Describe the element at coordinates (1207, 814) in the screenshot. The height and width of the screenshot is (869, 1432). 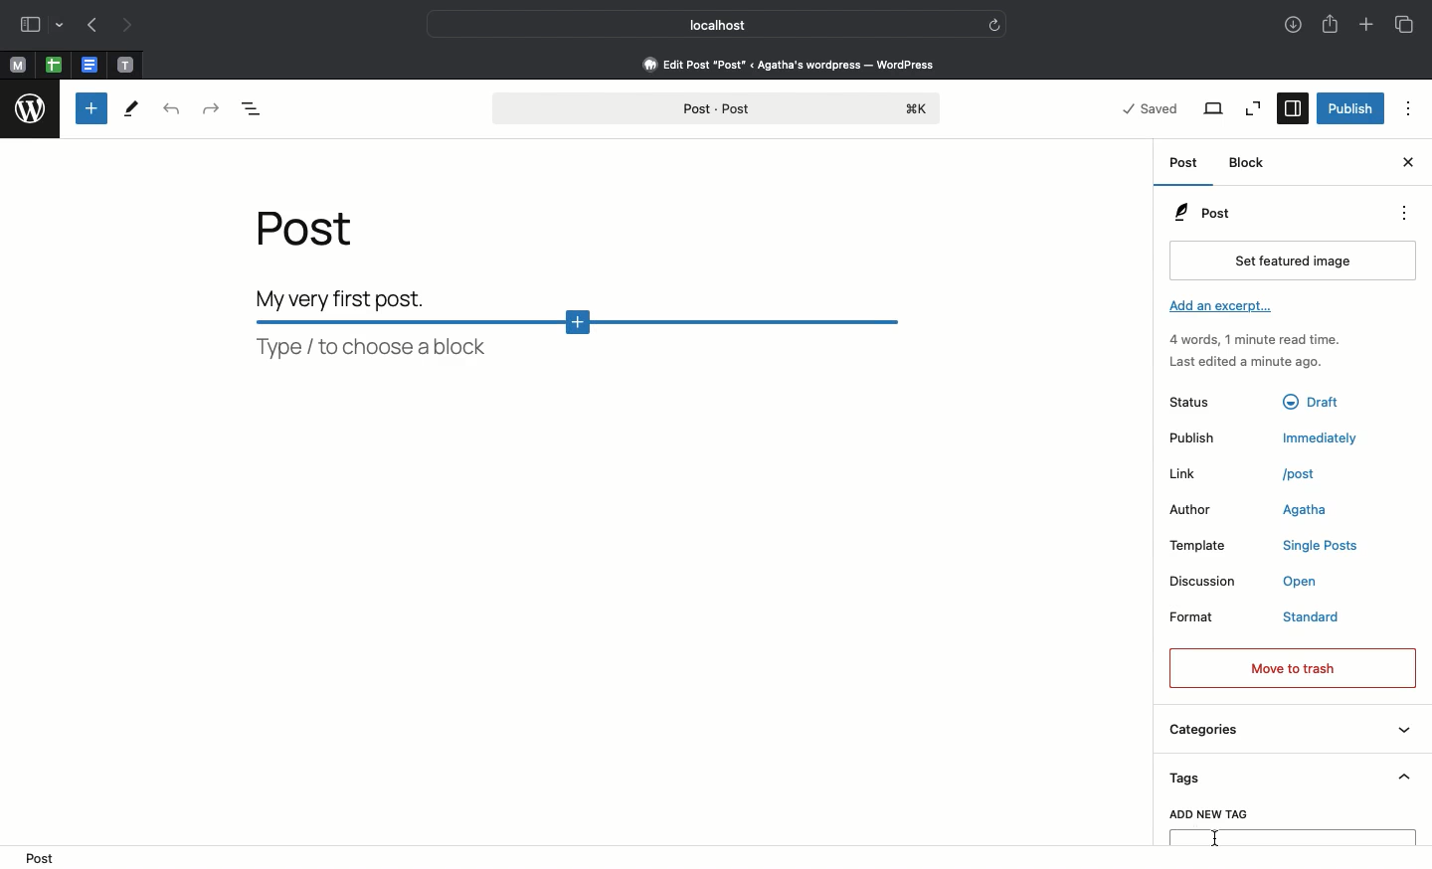
I see `Add new tag` at that location.